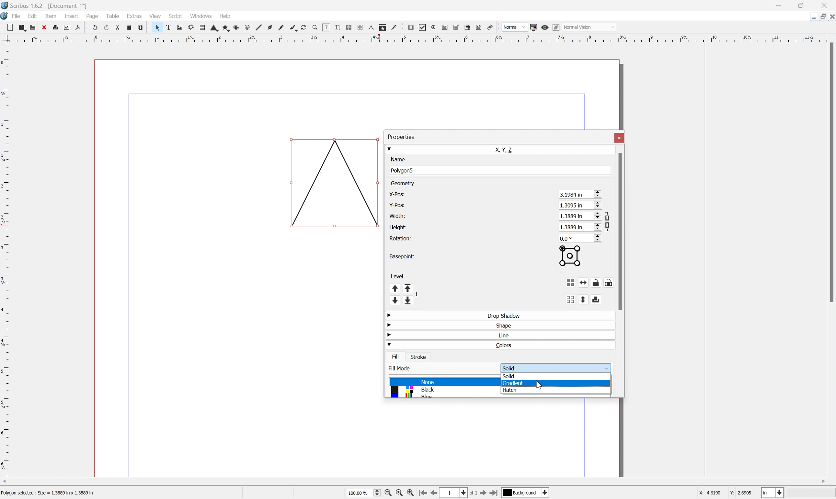 The image size is (836, 499). I want to click on Unlink Text frames, so click(359, 27).